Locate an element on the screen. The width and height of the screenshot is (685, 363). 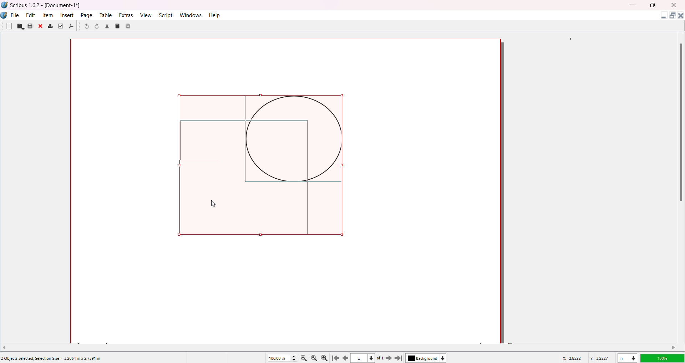
Script is located at coordinates (167, 15).